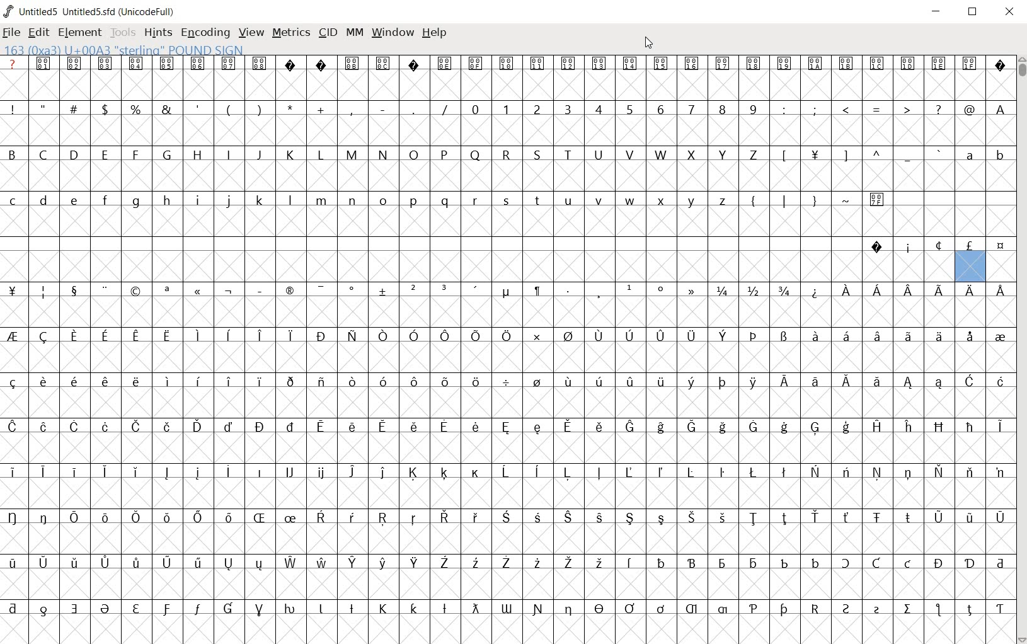 The height and width of the screenshot is (644, 1027). What do you see at coordinates (999, 607) in the screenshot?
I see `Symbol` at bounding box center [999, 607].